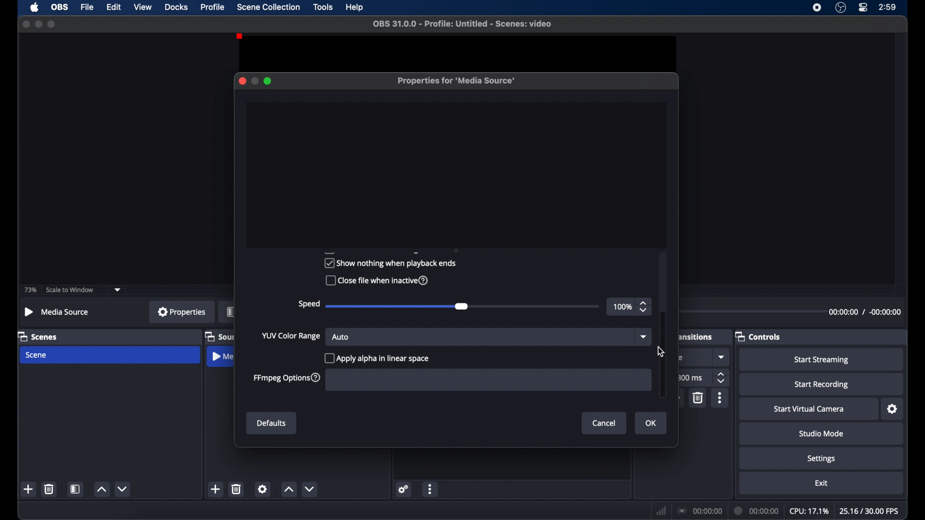 Image resolution: width=925 pixels, height=520 pixels. I want to click on add, so click(28, 489).